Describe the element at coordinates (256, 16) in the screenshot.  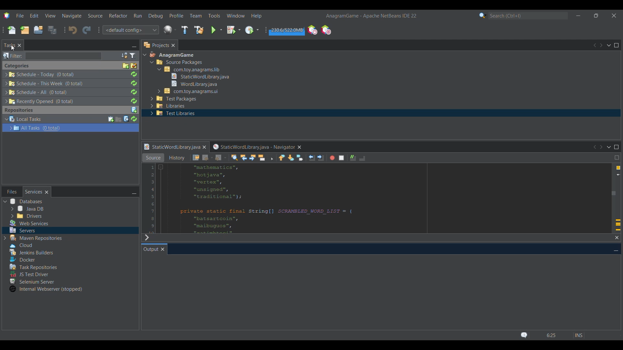
I see `Help menu` at that location.